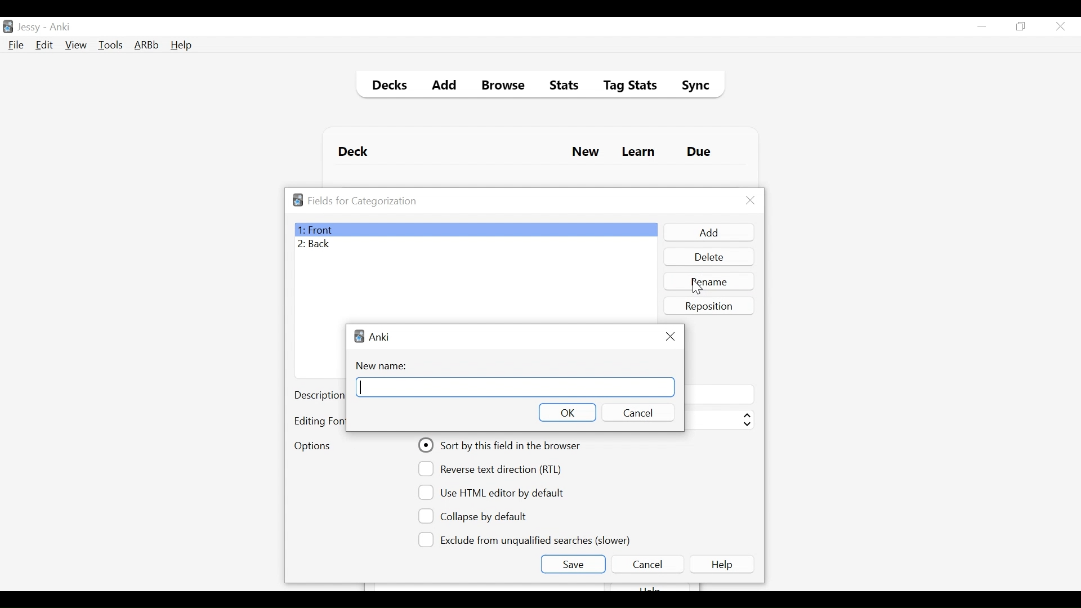  What do you see at coordinates (516, 387) in the screenshot?
I see `New Name Field` at bounding box center [516, 387].